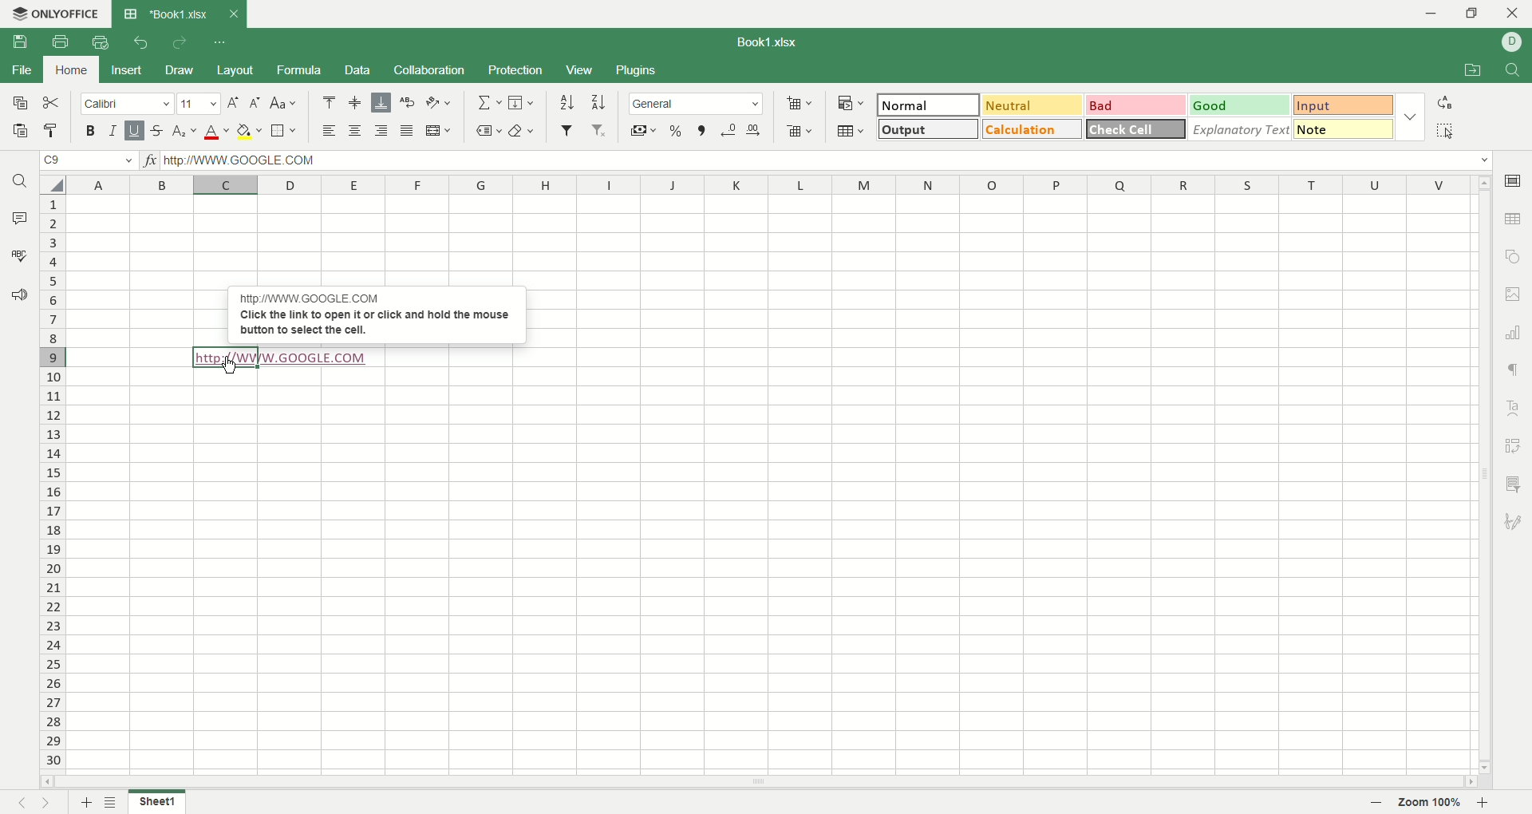 The width and height of the screenshot is (1532, 814). I want to click on increase size, so click(234, 104).